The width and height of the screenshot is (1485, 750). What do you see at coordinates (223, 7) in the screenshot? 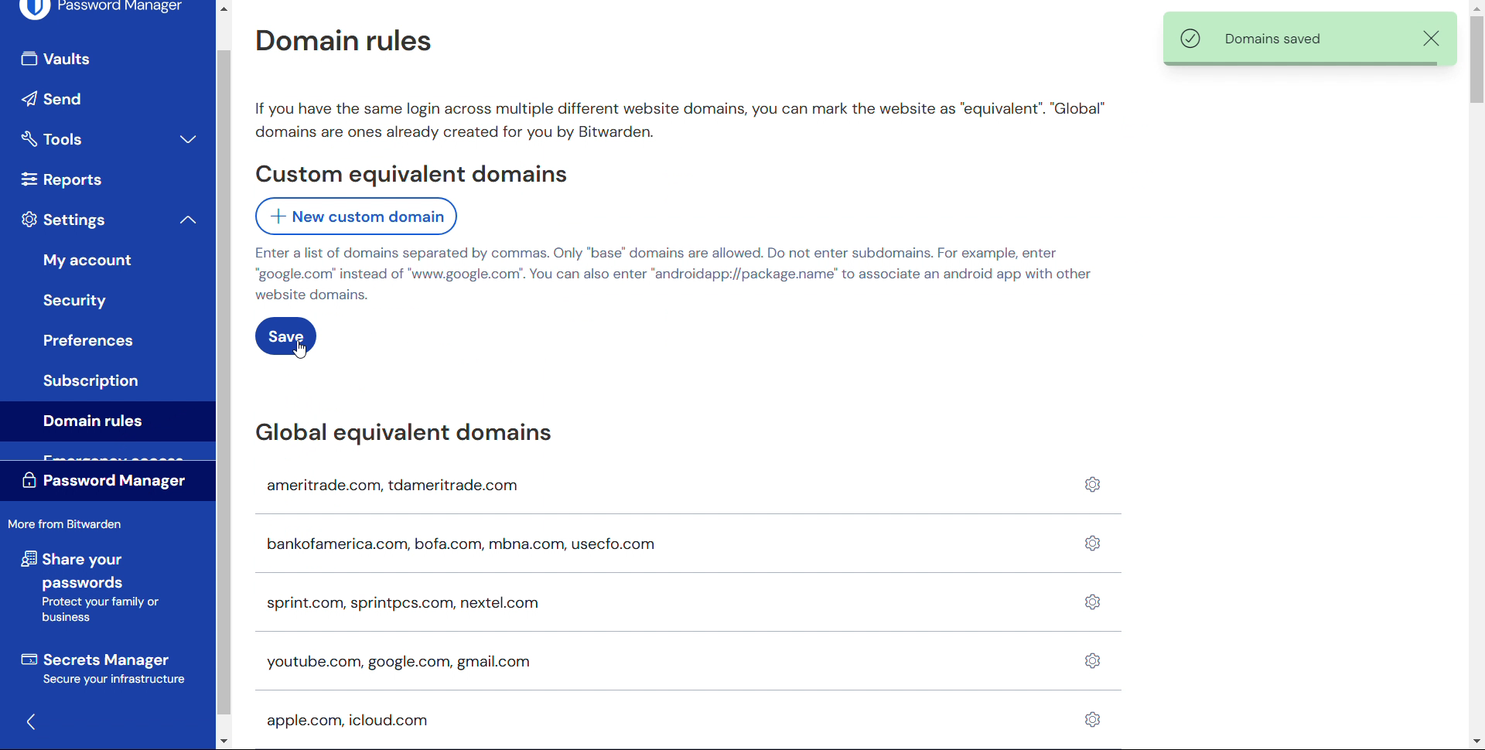
I see `Scroll up ` at bounding box center [223, 7].